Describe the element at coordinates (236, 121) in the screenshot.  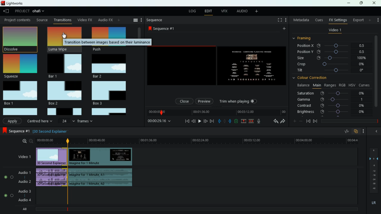
I see `charge` at that location.